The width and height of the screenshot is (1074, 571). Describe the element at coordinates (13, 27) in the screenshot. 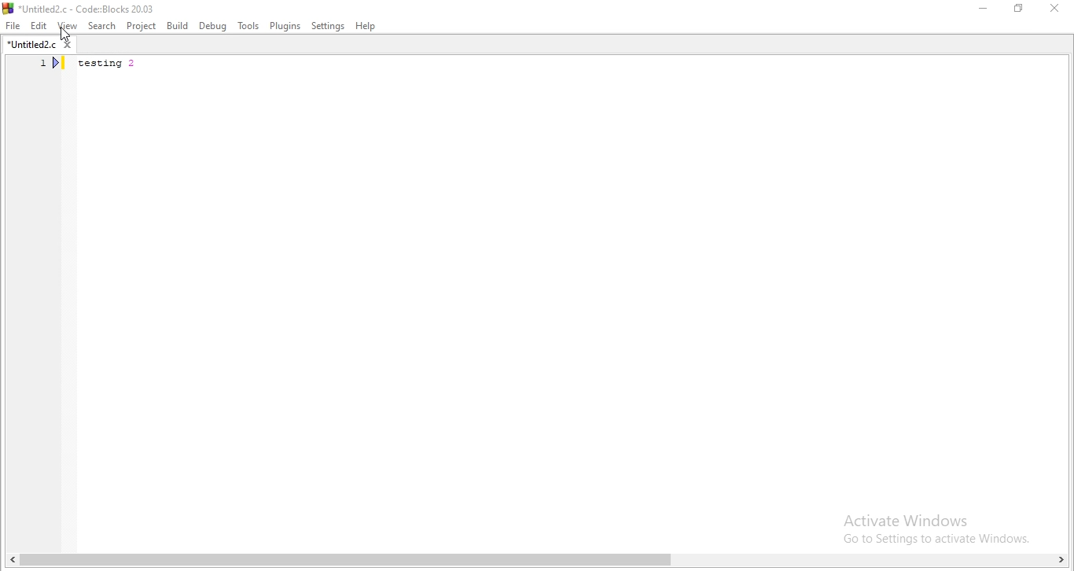

I see `file` at that location.